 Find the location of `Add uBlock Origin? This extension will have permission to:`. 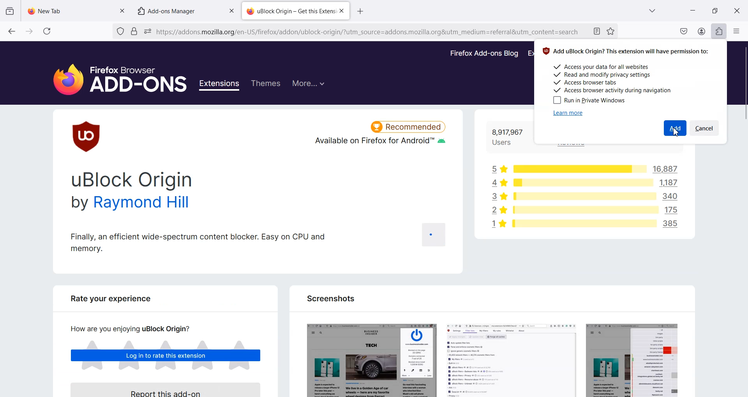

Add uBlock Origin? This extension will have permission to: is located at coordinates (627, 51).